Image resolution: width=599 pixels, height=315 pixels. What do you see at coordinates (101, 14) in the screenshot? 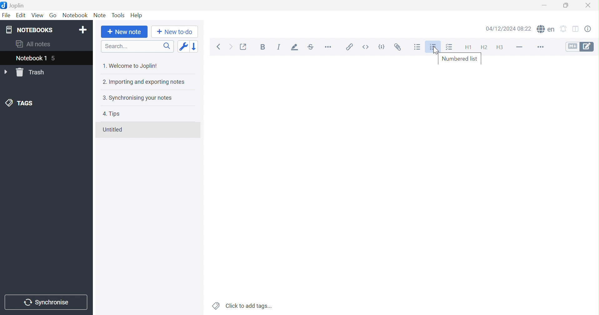
I see `Note` at bounding box center [101, 14].